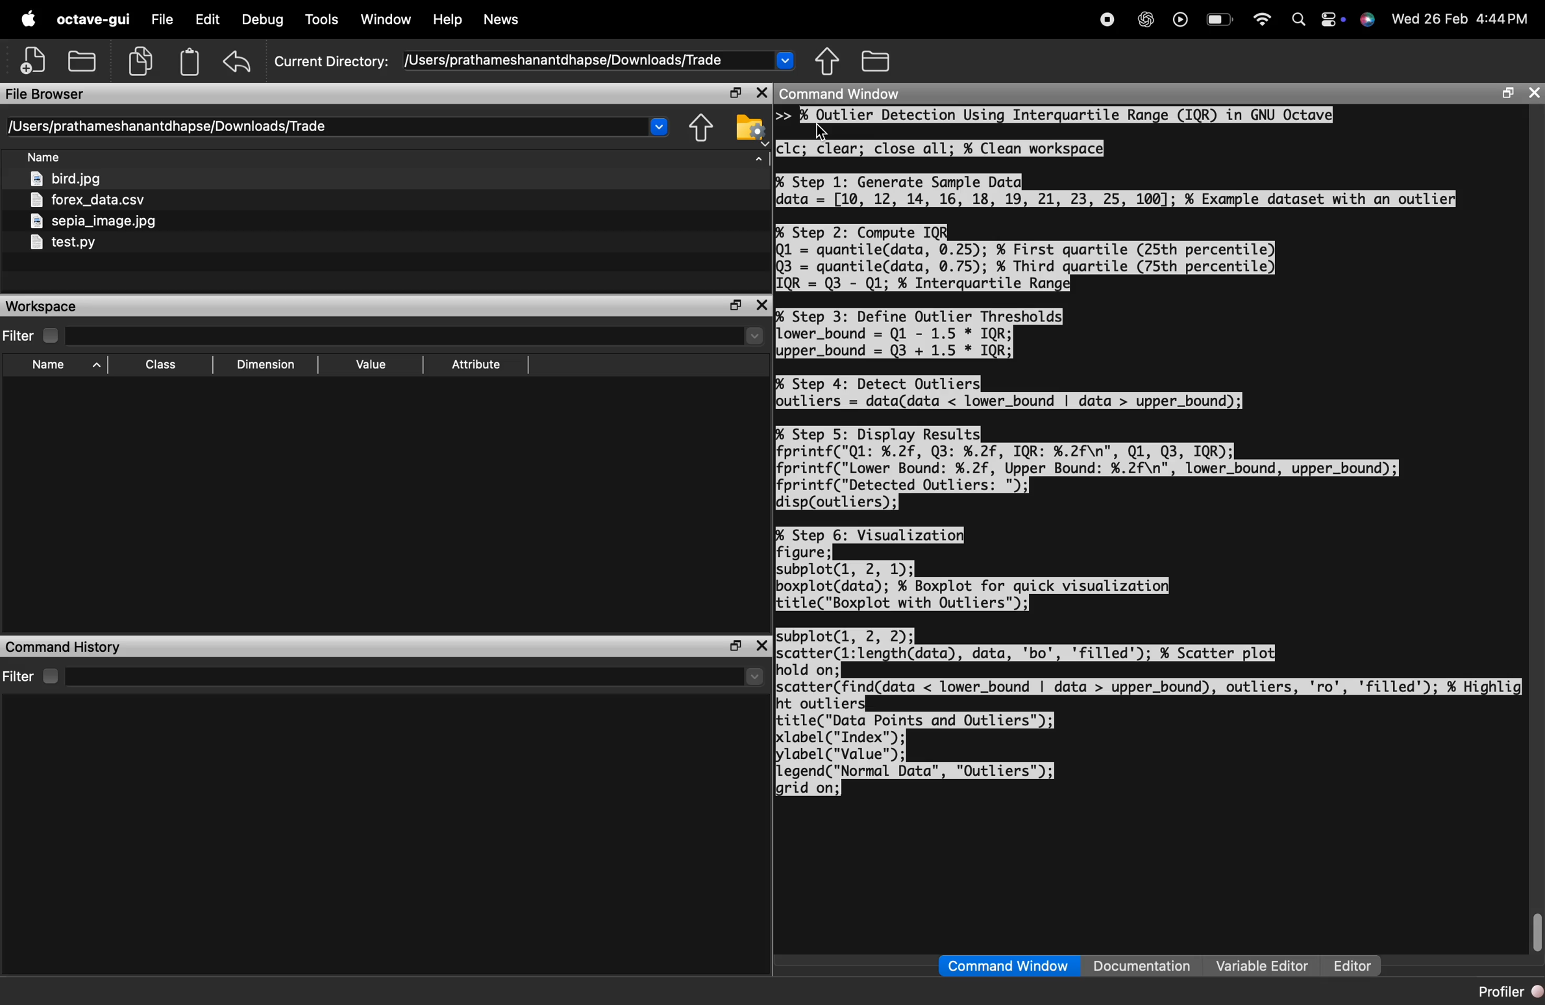 The image size is (1545, 1005). I want to click on Debug, so click(263, 20).